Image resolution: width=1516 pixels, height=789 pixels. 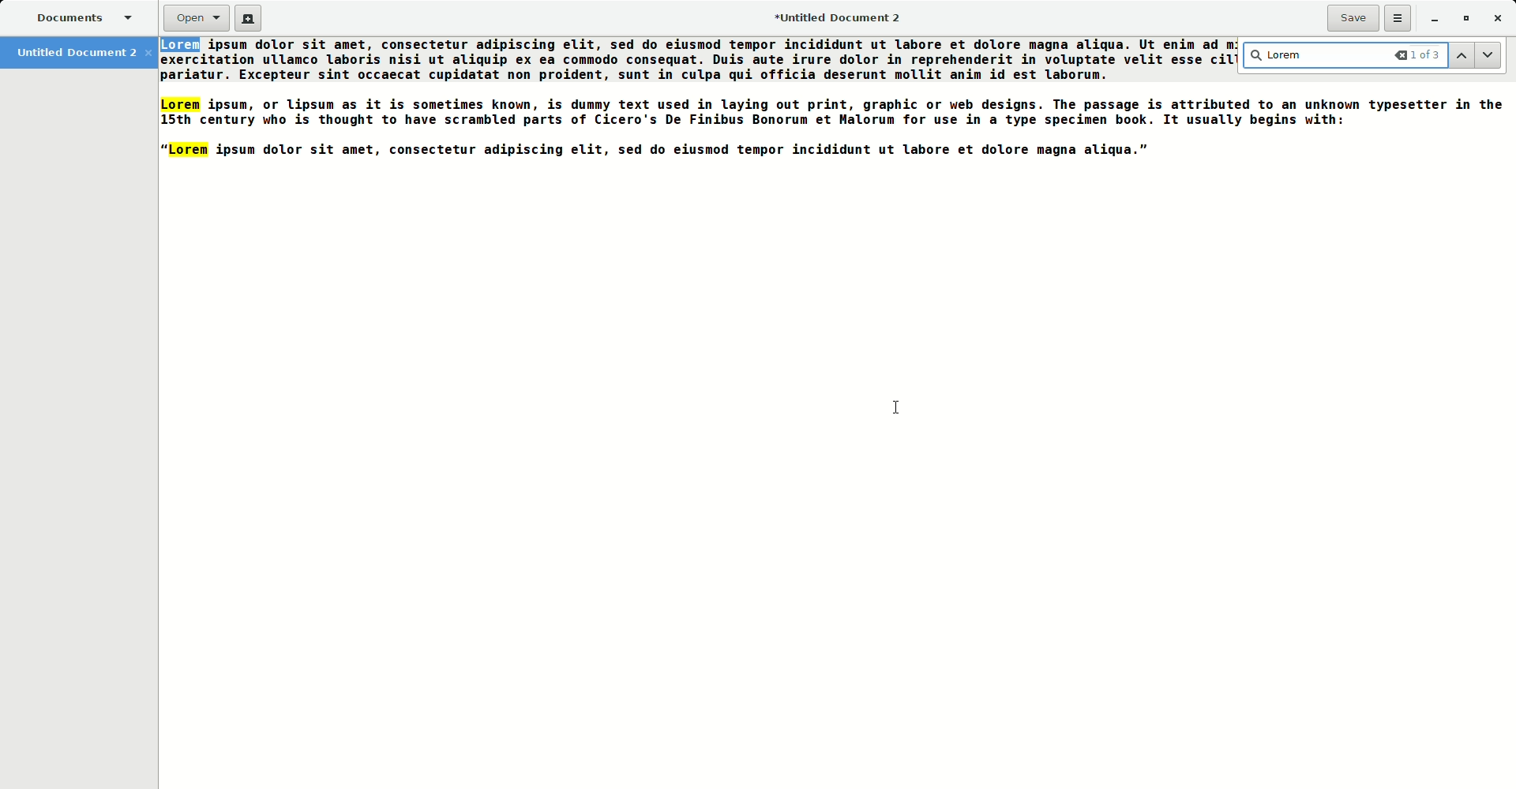 What do you see at coordinates (1350, 16) in the screenshot?
I see `Save` at bounding box center [1350, 16].